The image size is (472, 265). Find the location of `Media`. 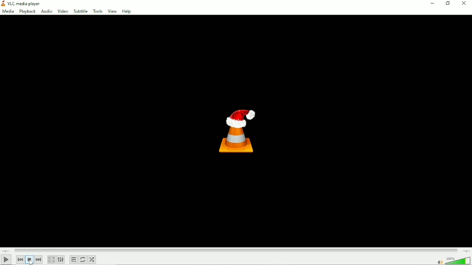

Media is located at coordinates (8, 12).